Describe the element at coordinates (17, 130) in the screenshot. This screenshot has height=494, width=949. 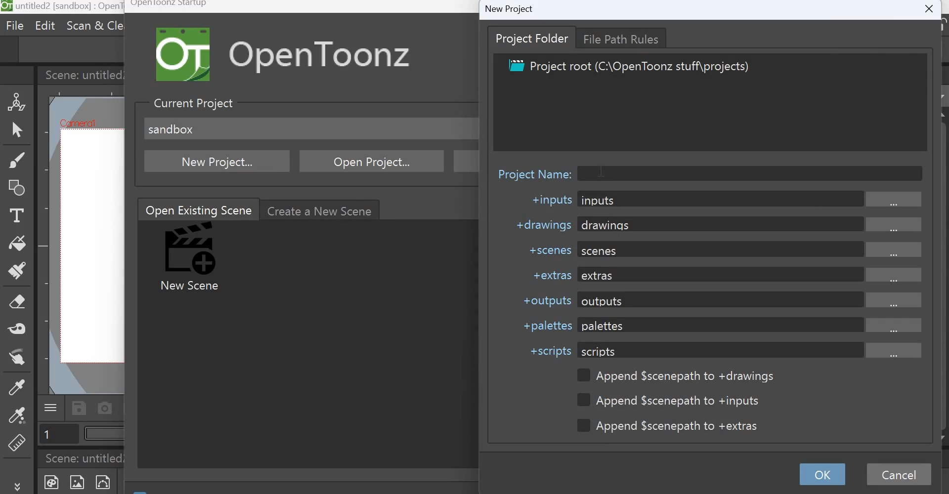
I see `Selection Tool` at that location.